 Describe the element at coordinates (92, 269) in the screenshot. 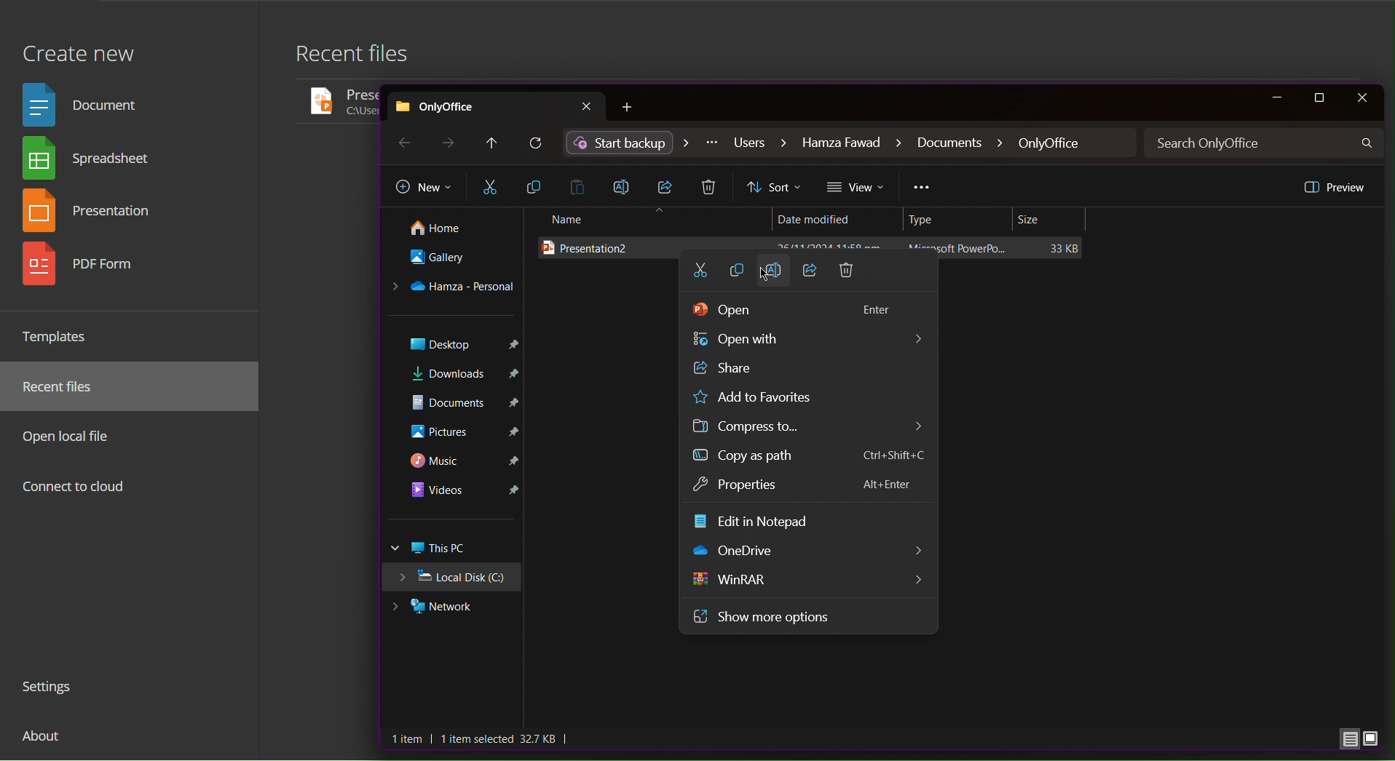

I see `PDF Form` at that location.